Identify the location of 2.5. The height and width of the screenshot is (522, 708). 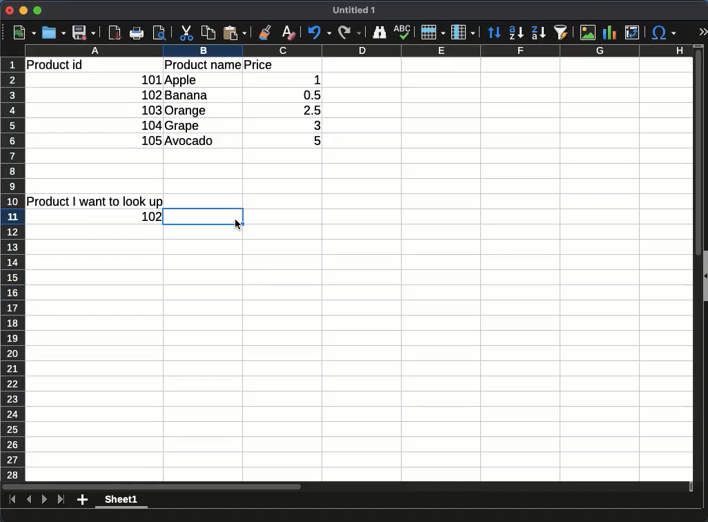
(306, 110).